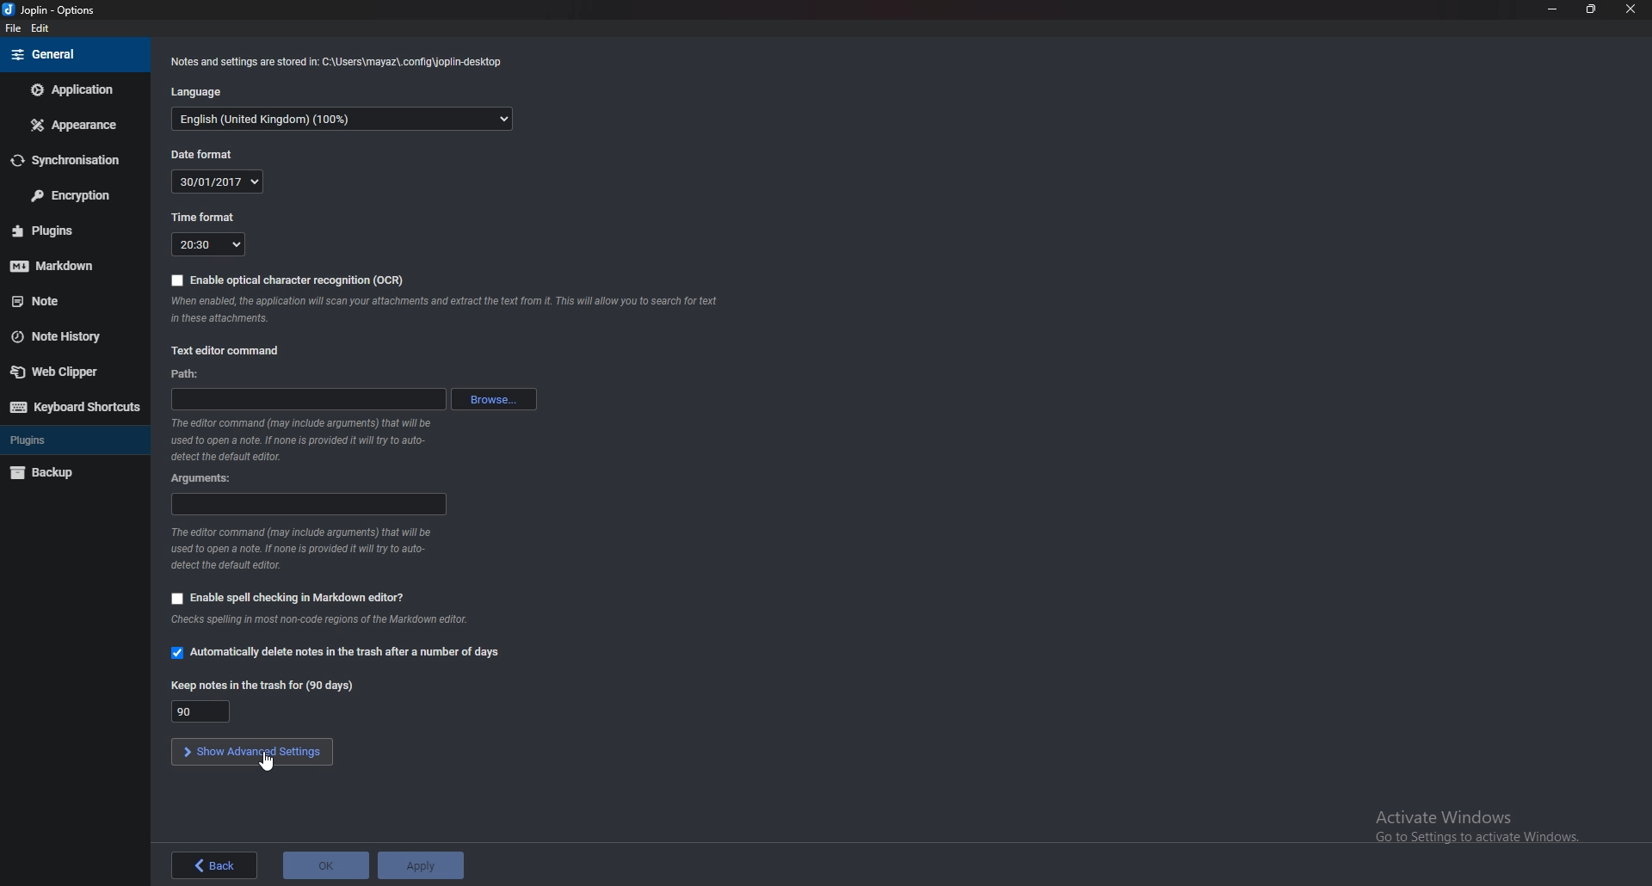  I want to click on Enable O C R, so click(286, 280).